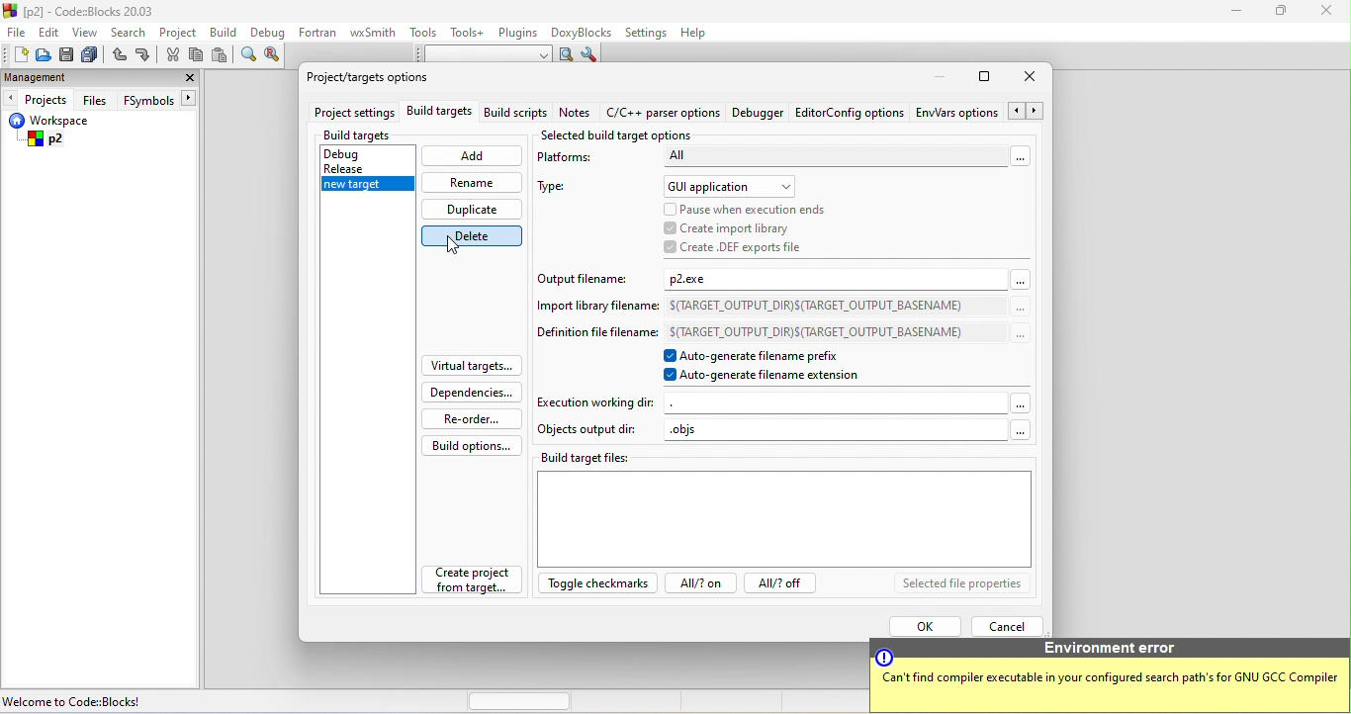 The image size is (1351, 714). What do you see at coordinates (15, 54) in the screenshot?
I see `new` at bounding box center [15, 54].